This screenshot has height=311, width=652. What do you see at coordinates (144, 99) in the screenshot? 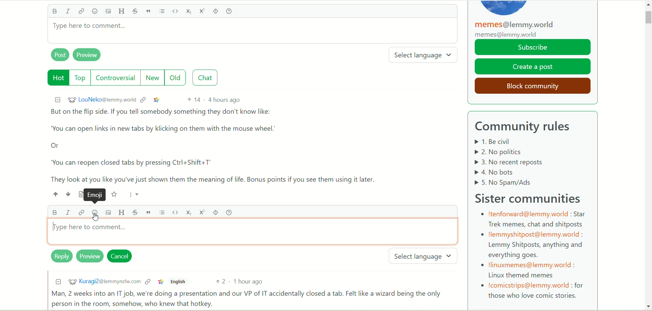
I see `context` at bounding box center [144, 99].